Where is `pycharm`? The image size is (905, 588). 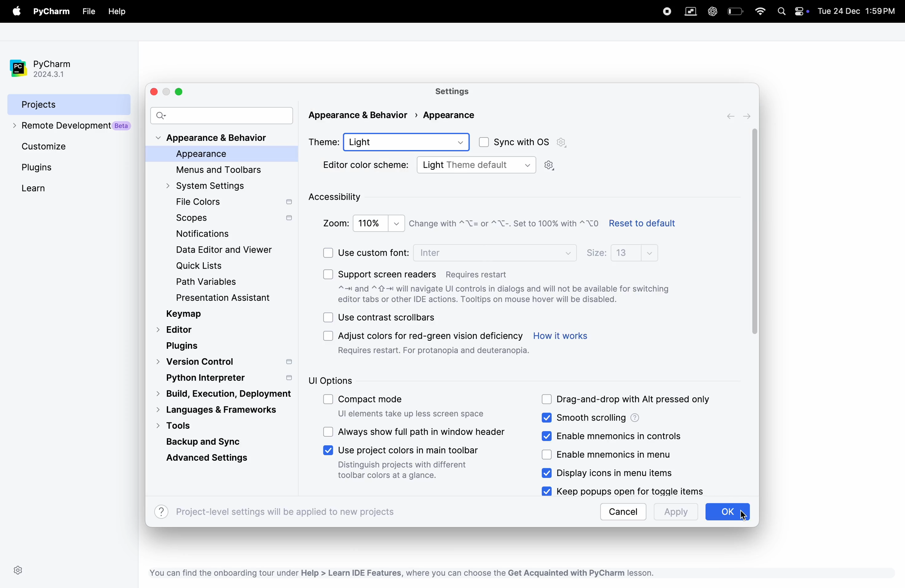
pycharm is located at coordinates (44, 64).